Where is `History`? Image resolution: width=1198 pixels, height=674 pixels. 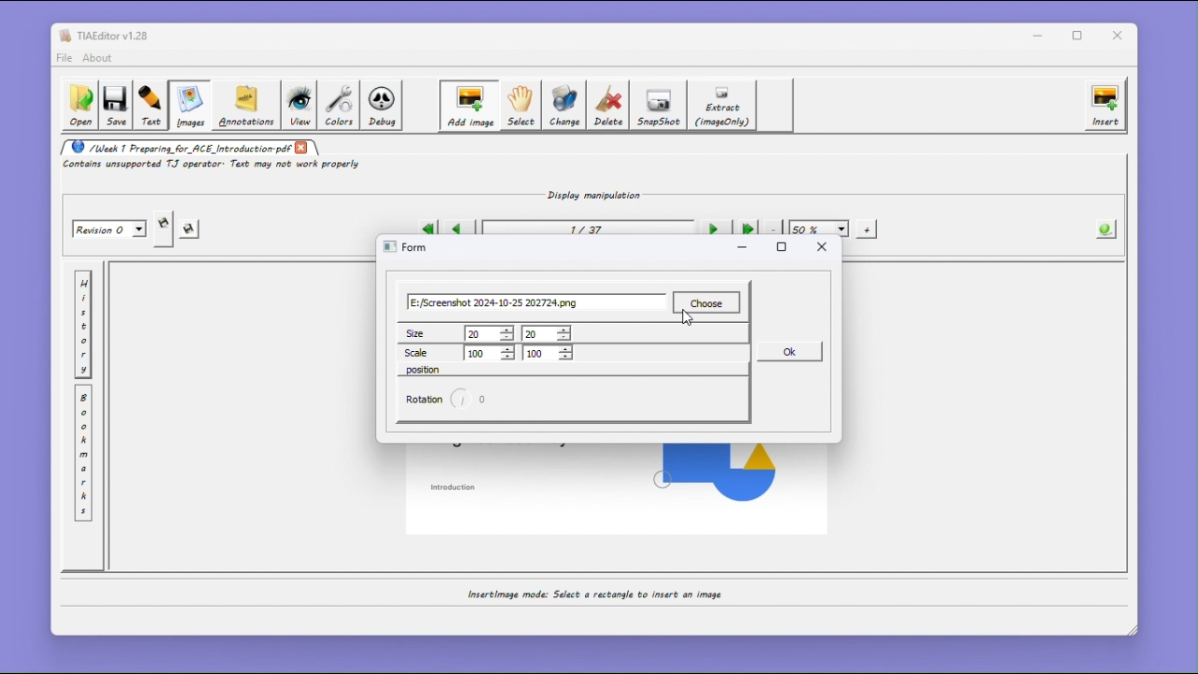
History is located at coordinates (83, 325).